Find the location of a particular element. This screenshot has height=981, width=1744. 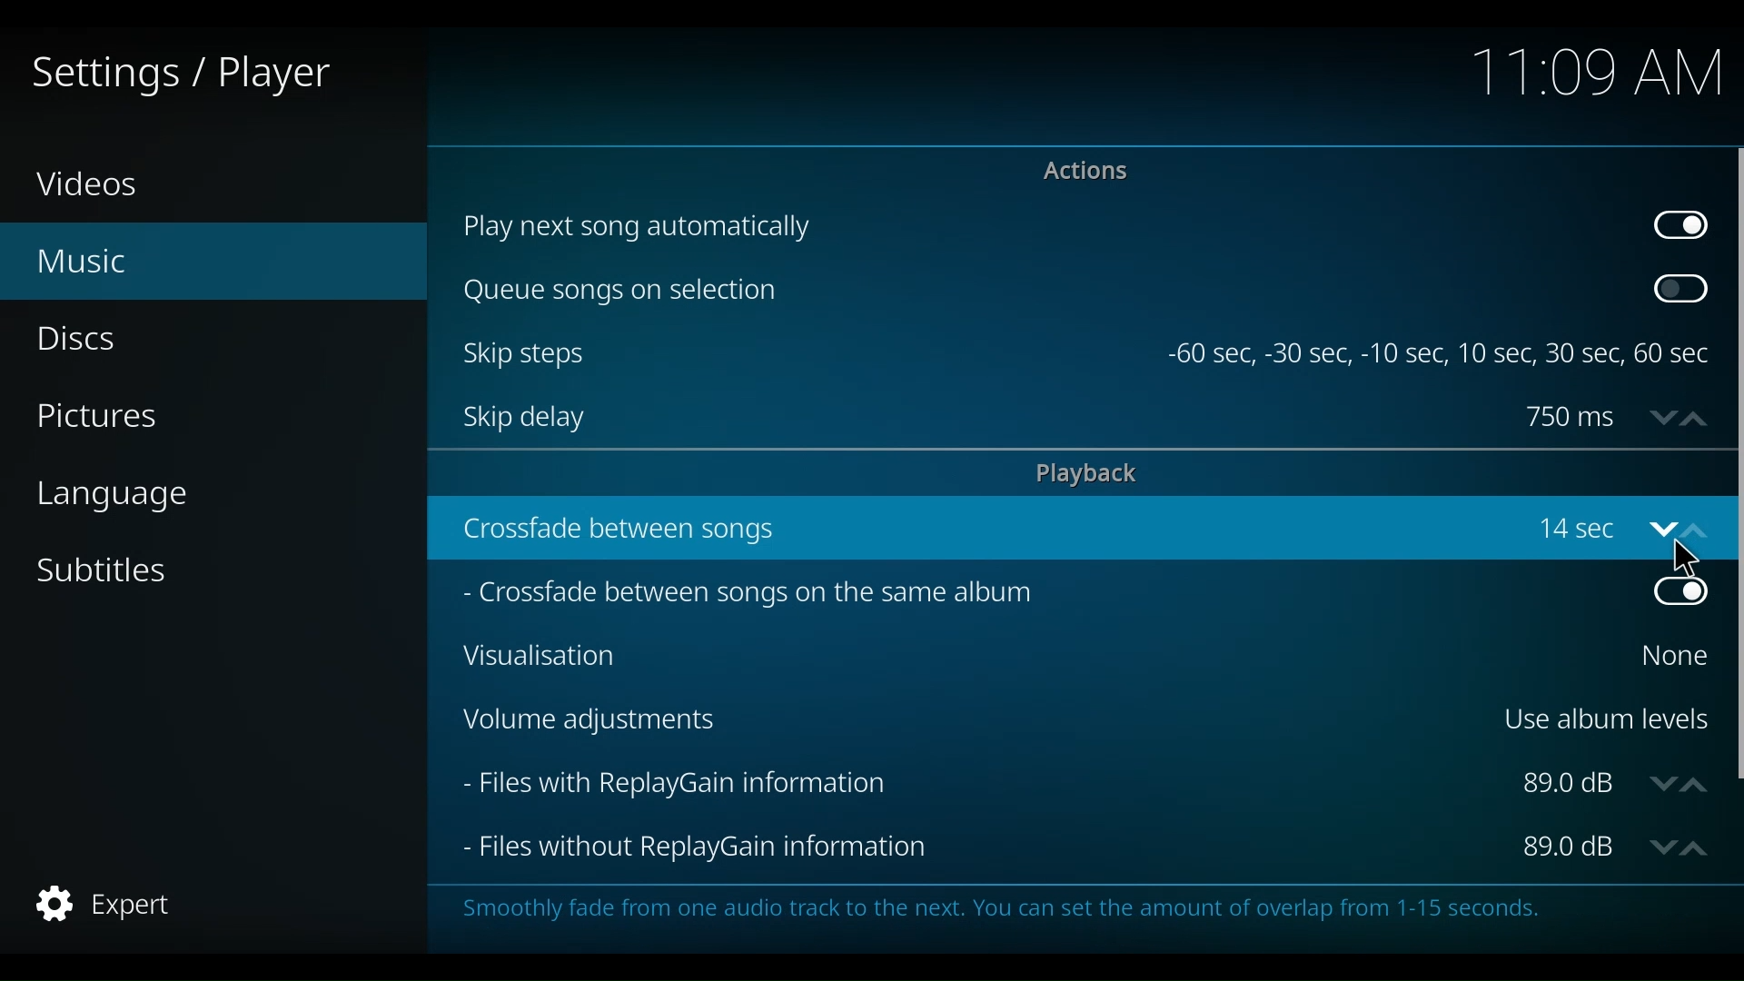

Files wit PlayGain informadion in dB is located at coordinates (1571, 784).